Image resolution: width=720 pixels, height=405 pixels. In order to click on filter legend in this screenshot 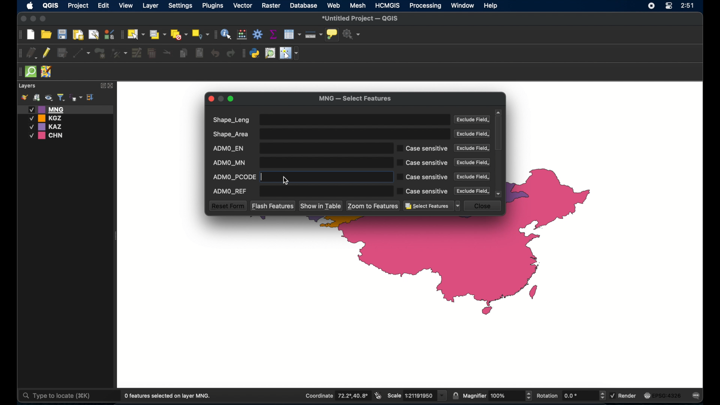, I will do `click(61, 97)`.